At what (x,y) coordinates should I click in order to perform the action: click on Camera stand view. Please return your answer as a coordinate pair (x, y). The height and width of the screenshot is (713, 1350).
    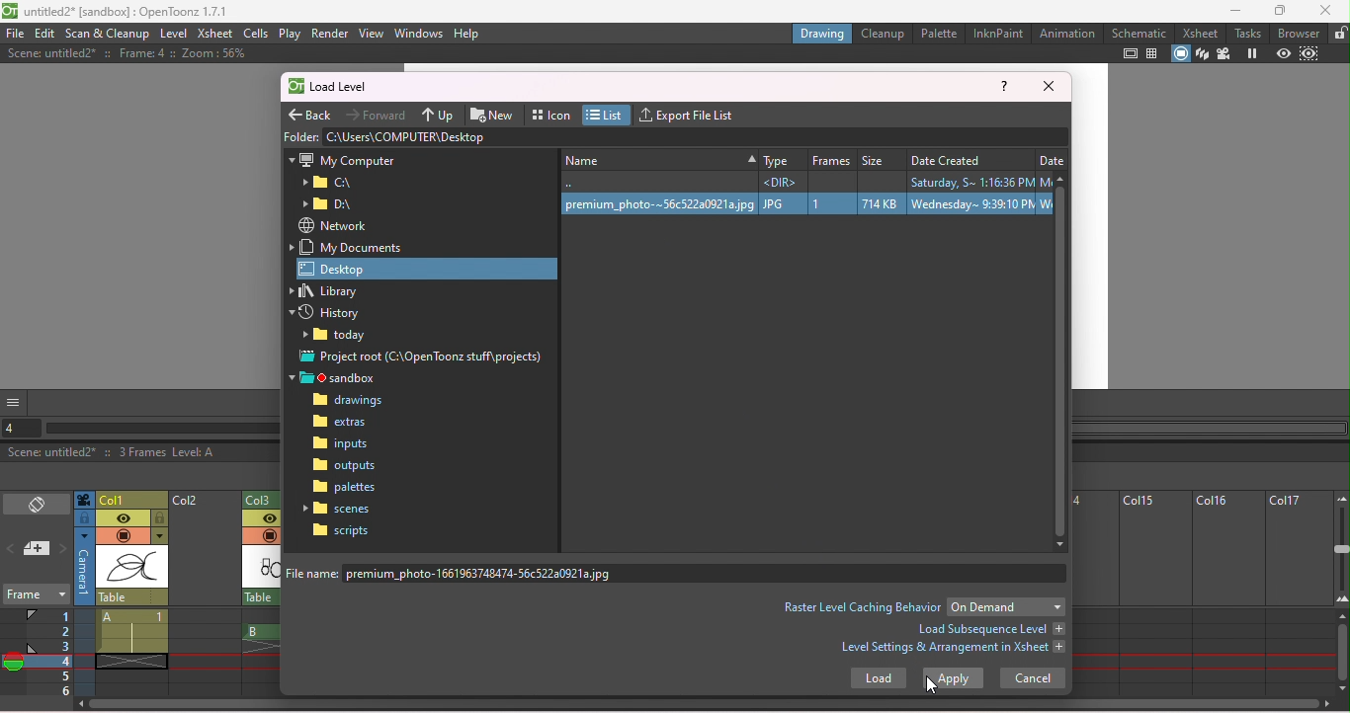
    Looking at the image, I should click on (1182, 54).